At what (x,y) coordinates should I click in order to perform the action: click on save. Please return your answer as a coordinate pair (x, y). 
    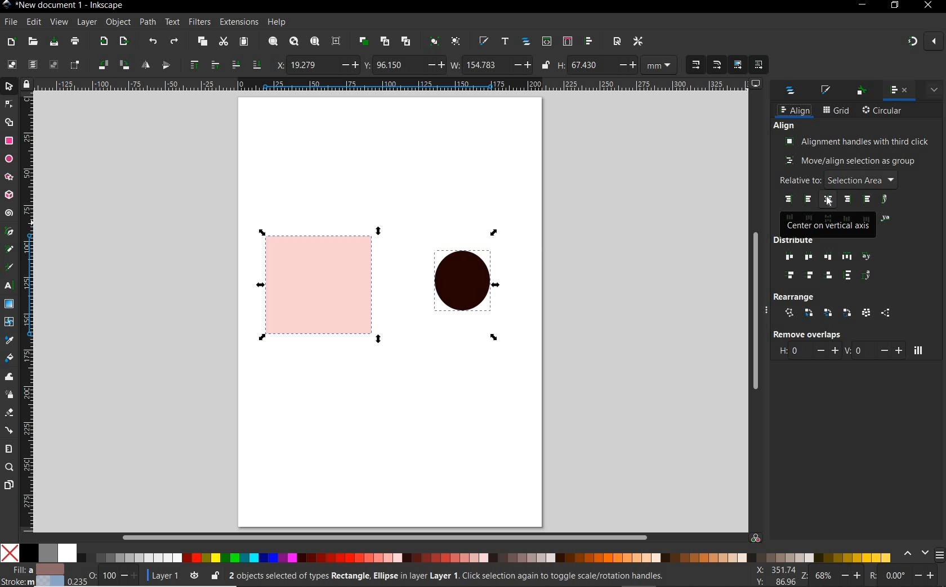
    Looking at the image, I should click on (54, 41).